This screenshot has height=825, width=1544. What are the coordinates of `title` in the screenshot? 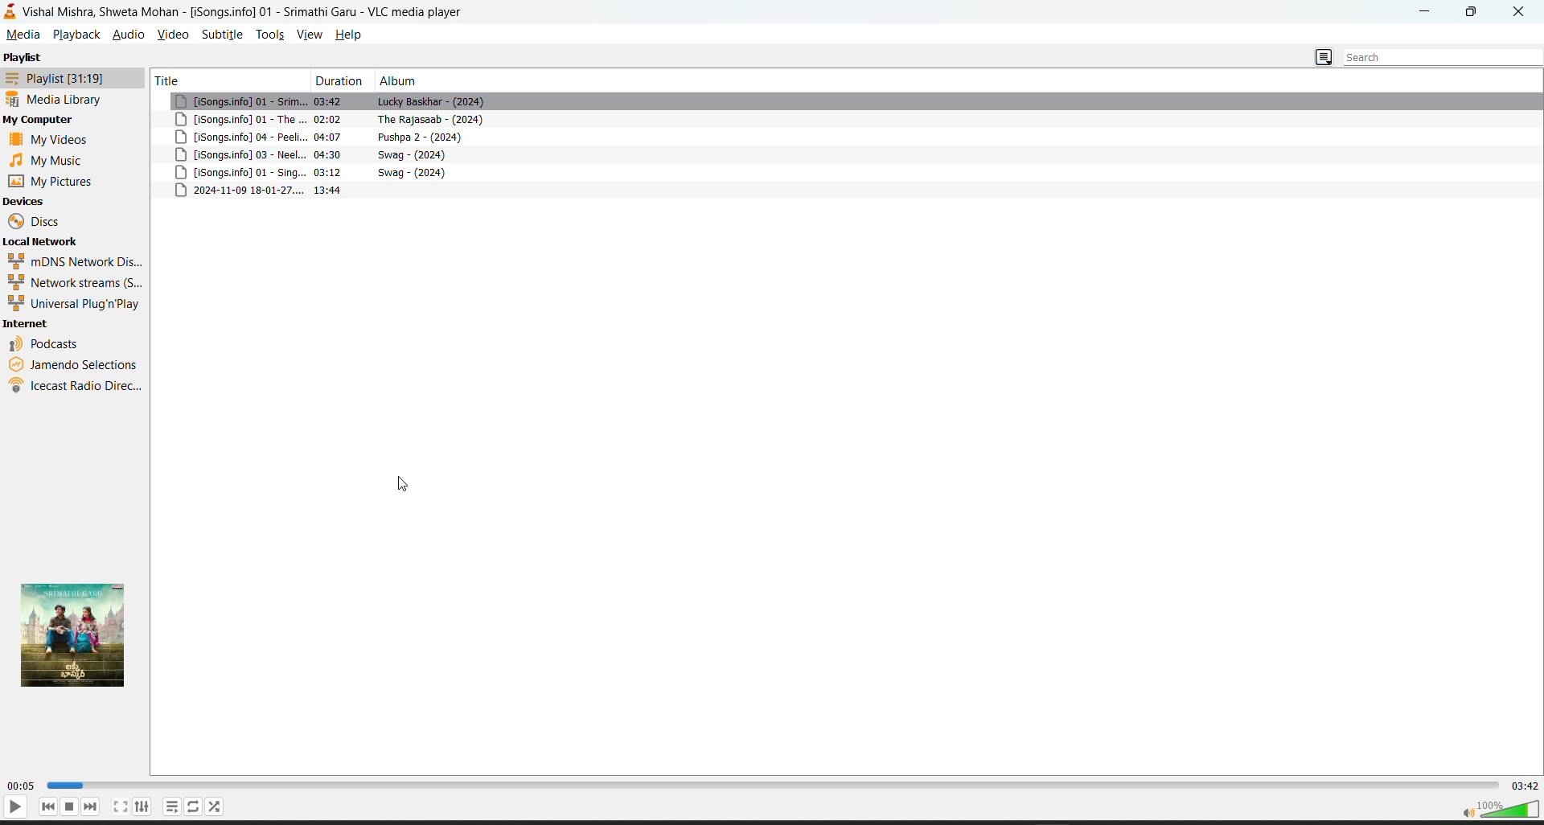 It's located at (167, 79).